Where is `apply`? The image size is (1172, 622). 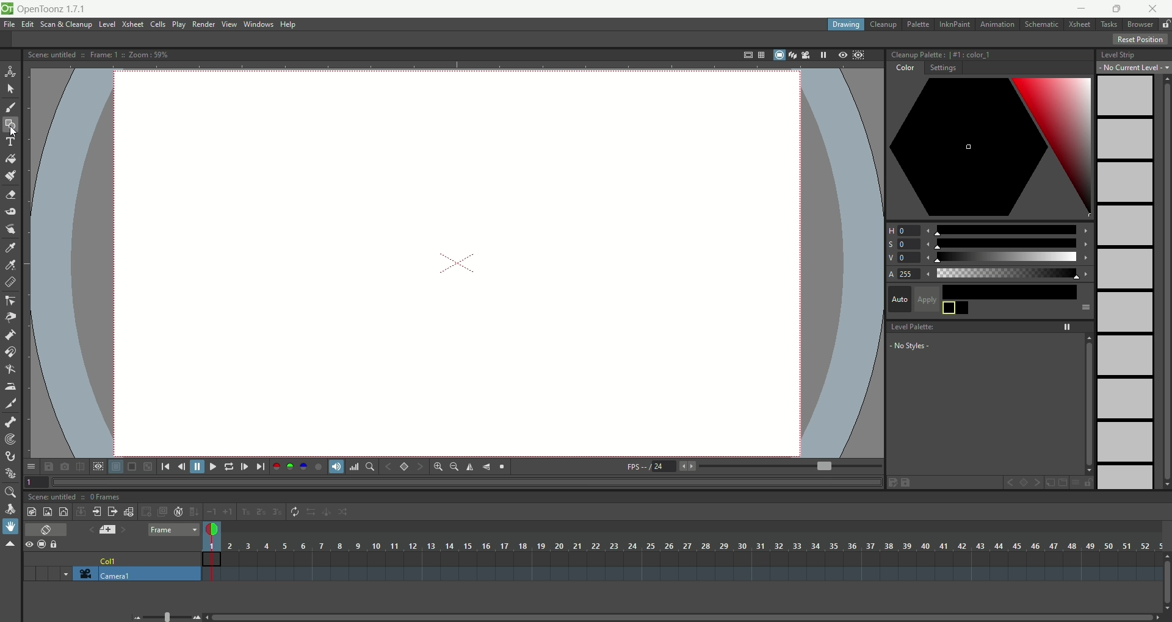 apply is located at coordinates (1004, 299).